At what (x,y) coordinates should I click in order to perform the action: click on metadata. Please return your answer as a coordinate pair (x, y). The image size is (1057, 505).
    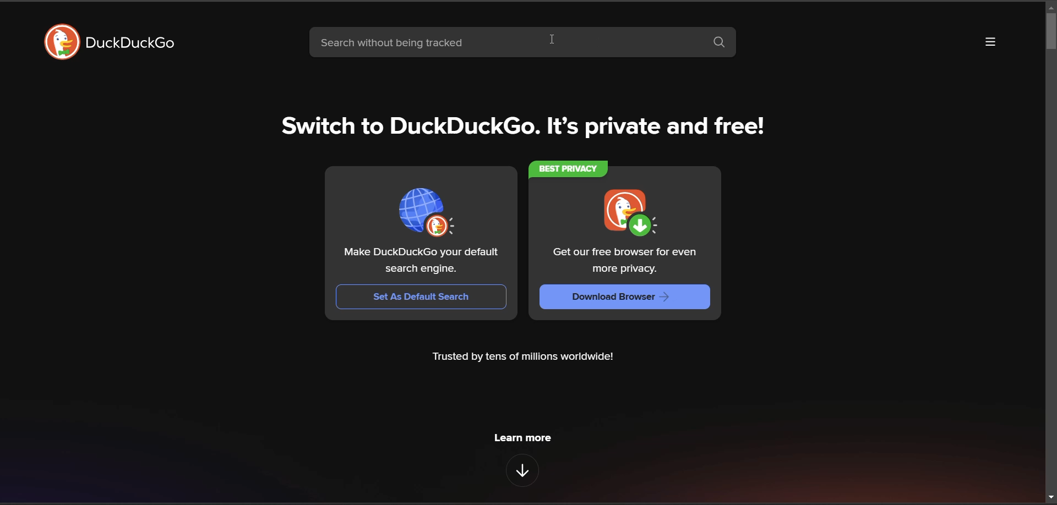
    Looking at the image, I should click on (524, 358).